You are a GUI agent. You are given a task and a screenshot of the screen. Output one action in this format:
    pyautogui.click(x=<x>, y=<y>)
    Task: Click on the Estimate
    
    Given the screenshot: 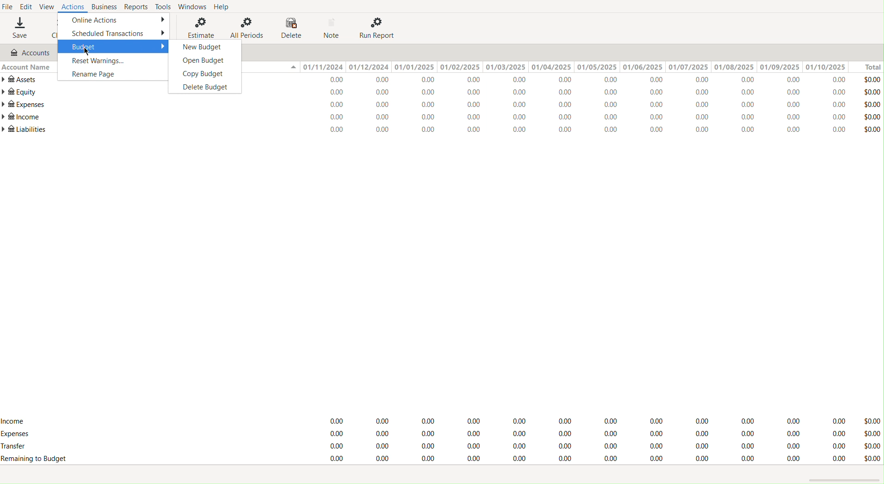 What is the action you would take?
    pyautogui.click(x=198, y=27)
    